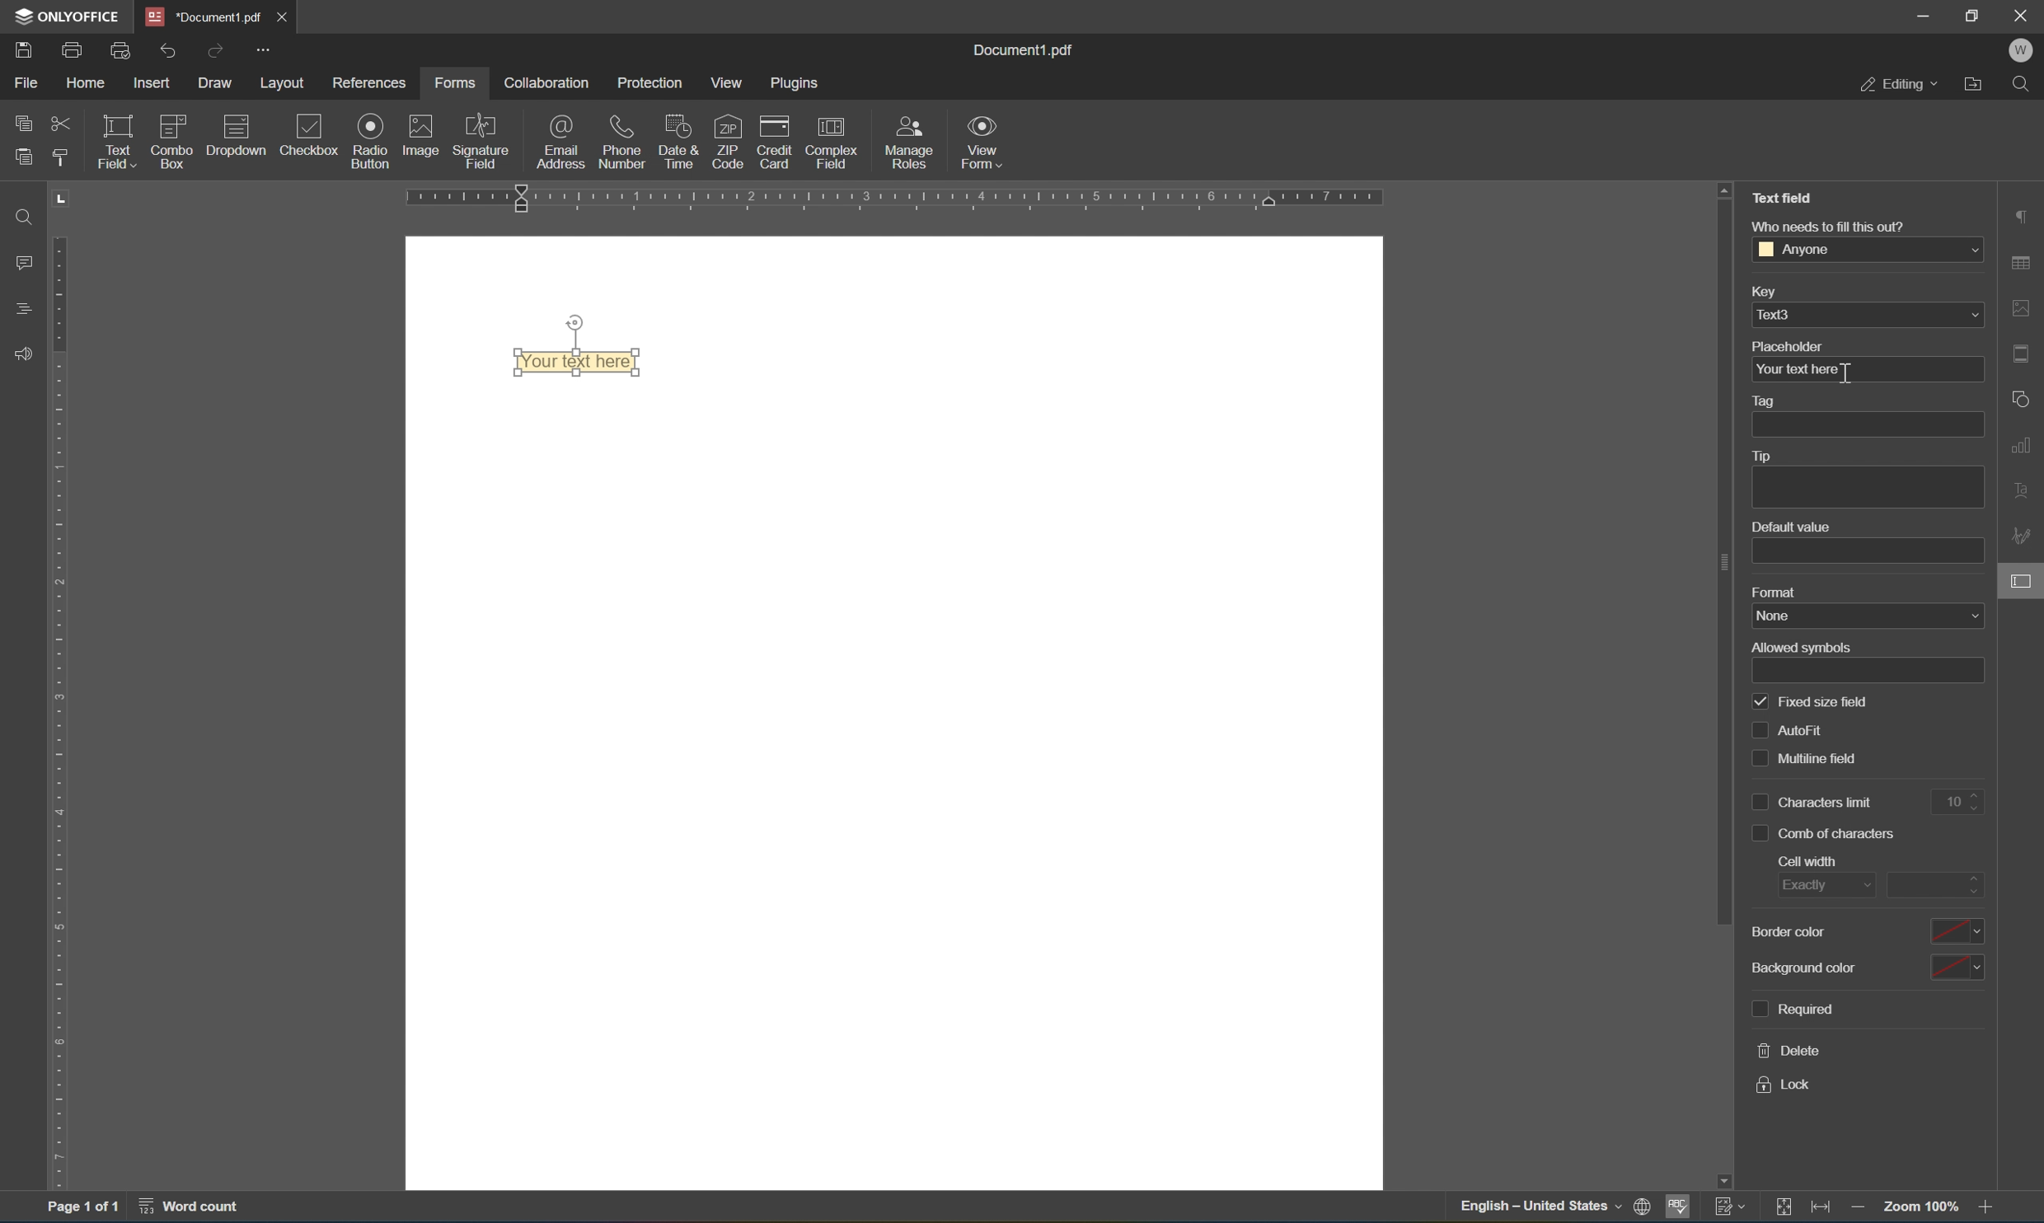  What do you see at coordinates (2020, 397) in the screenshot?
I see `shape settings` at bounding box center [2020, 397].